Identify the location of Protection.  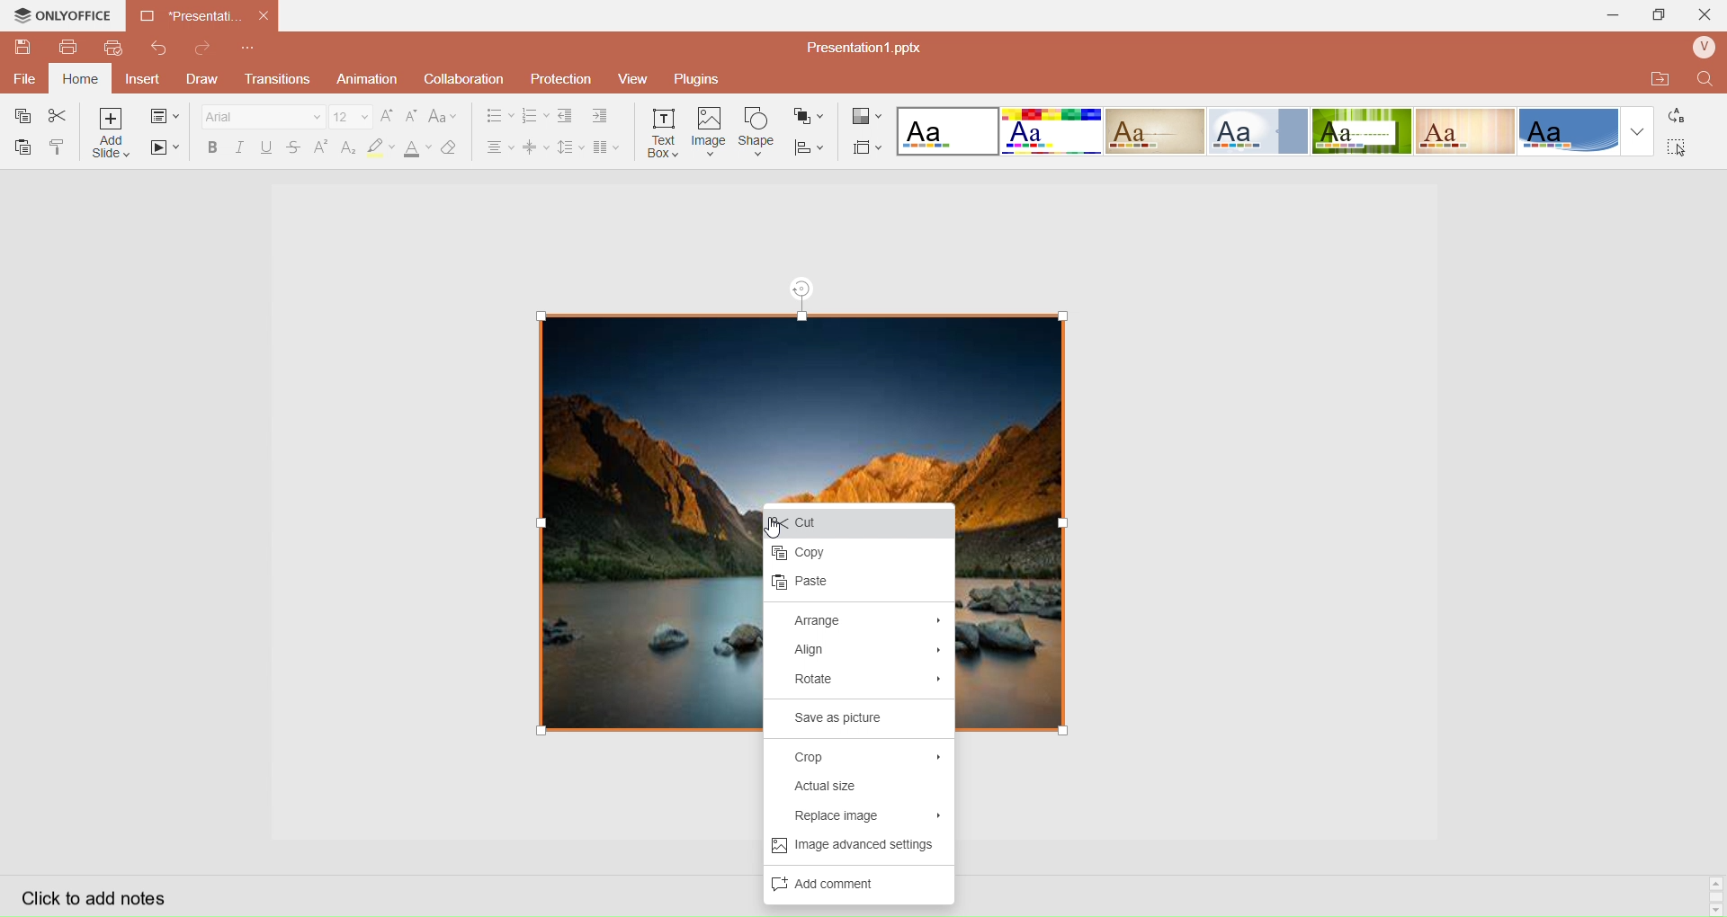
(563, 79).